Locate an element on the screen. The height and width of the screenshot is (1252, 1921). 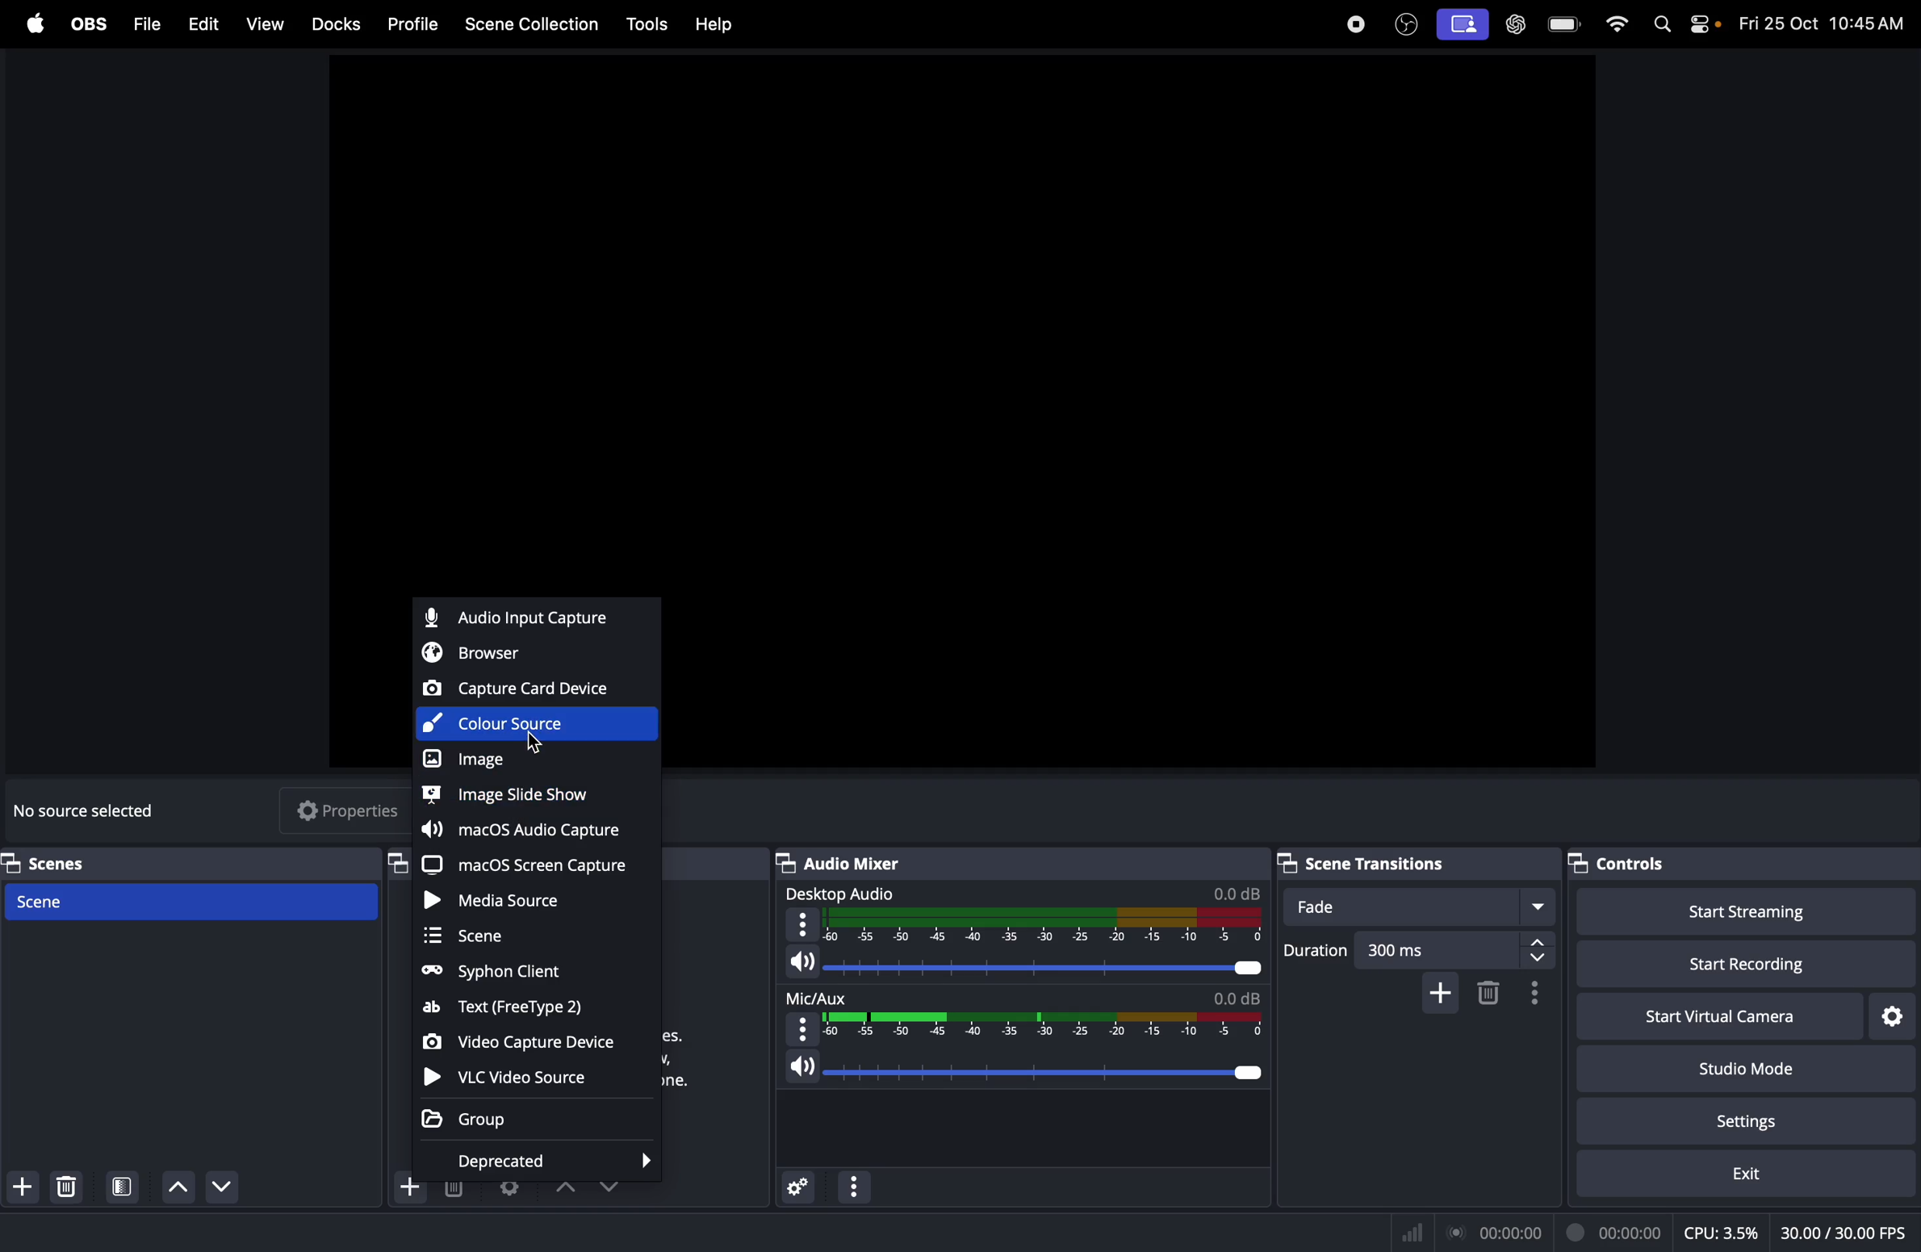
desktop audio is located at coordinates (844, 893).